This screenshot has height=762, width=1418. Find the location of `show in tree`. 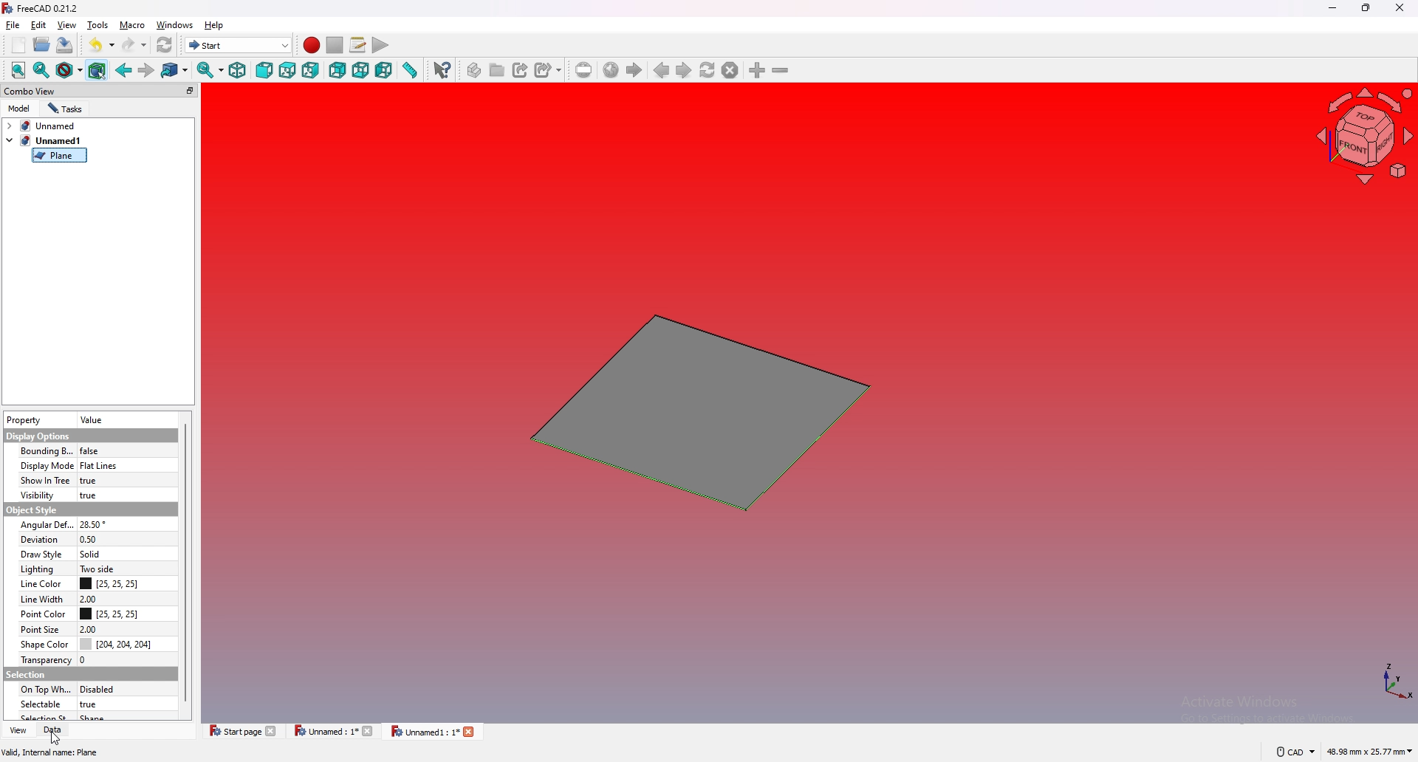

show in tree is located at coordinates (44, 479).